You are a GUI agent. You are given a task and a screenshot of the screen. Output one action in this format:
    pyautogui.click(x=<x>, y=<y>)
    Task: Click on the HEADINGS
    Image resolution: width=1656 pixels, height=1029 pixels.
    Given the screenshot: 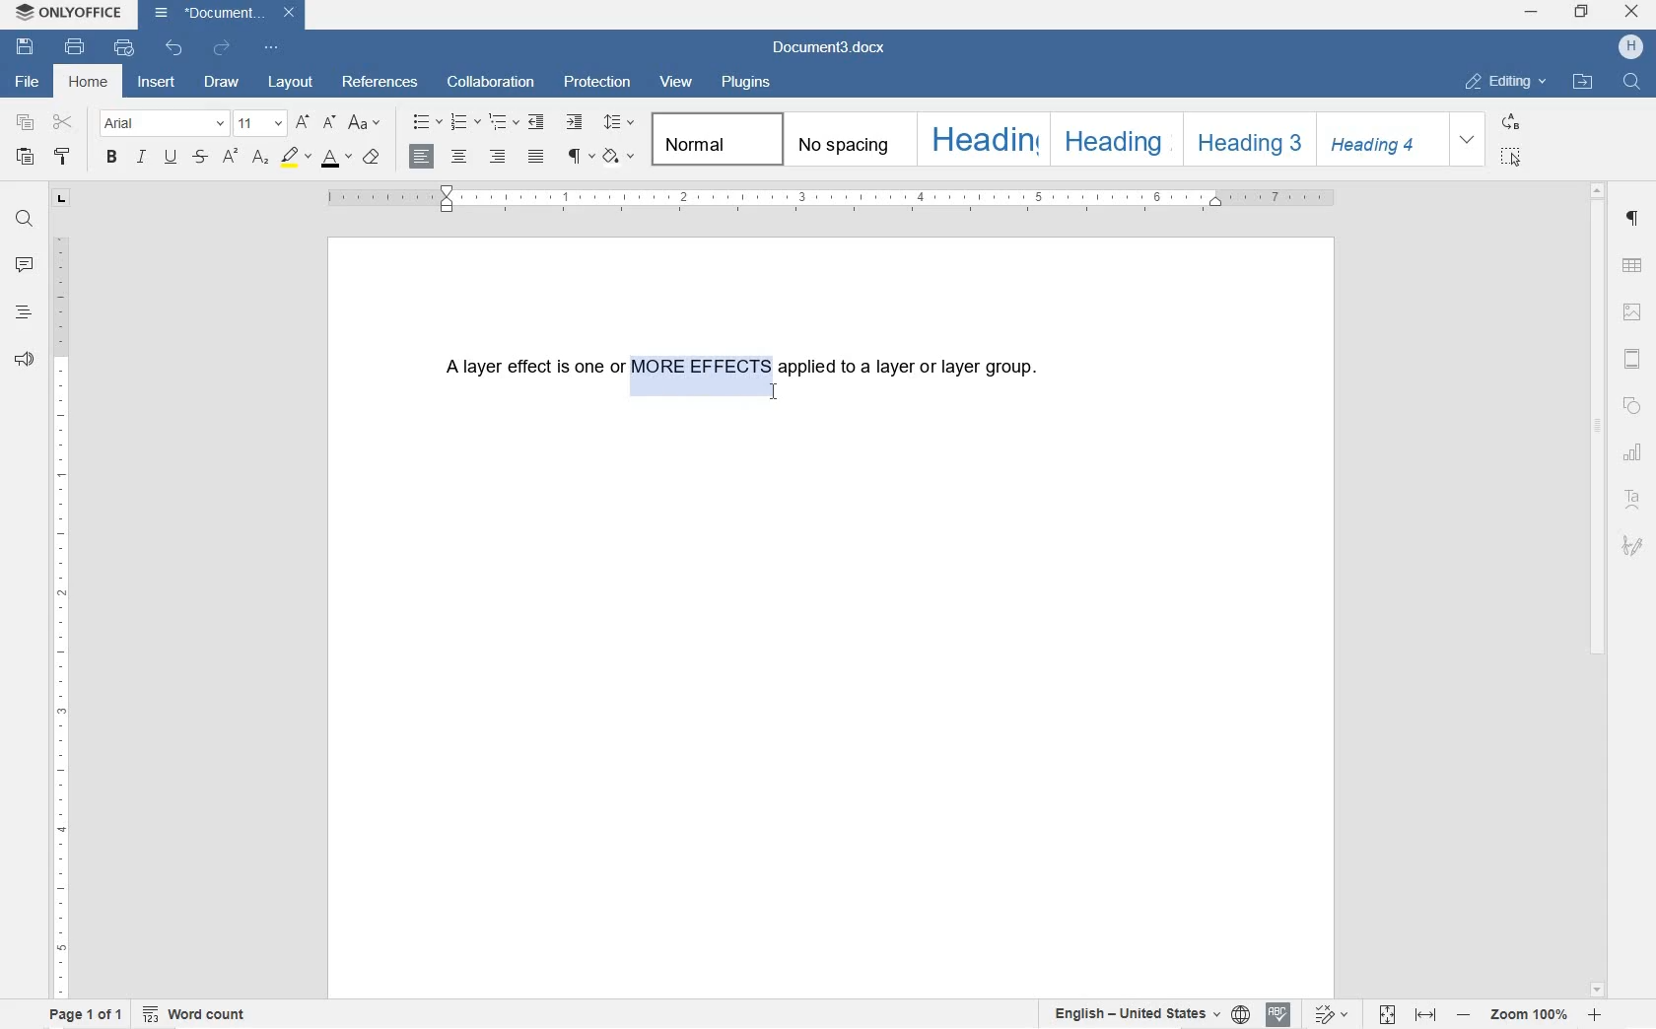 What is the action you would take?
    pyautogui.click(x=23, y=314)
    